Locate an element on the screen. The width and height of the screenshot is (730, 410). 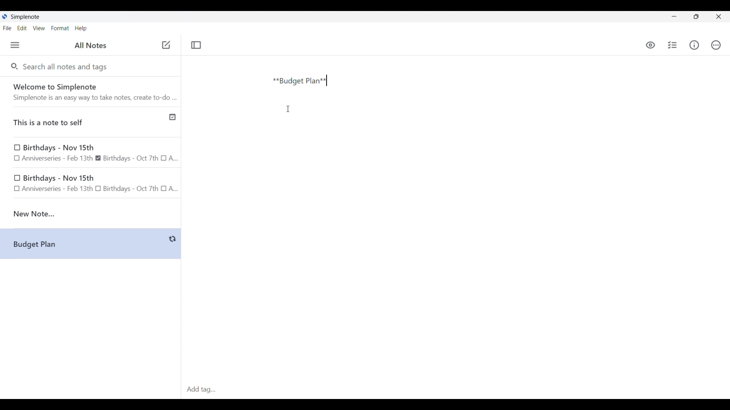
Format menu is located at coordinates (60, 28).